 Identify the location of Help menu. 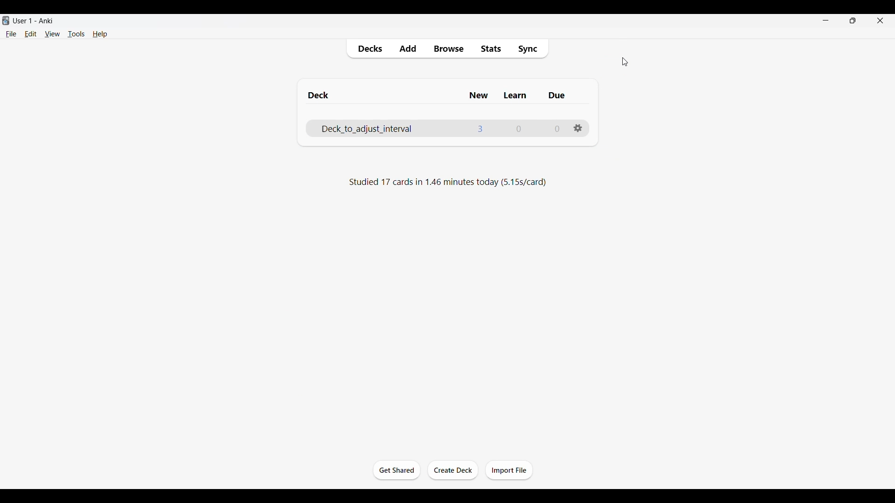
(100, 34).